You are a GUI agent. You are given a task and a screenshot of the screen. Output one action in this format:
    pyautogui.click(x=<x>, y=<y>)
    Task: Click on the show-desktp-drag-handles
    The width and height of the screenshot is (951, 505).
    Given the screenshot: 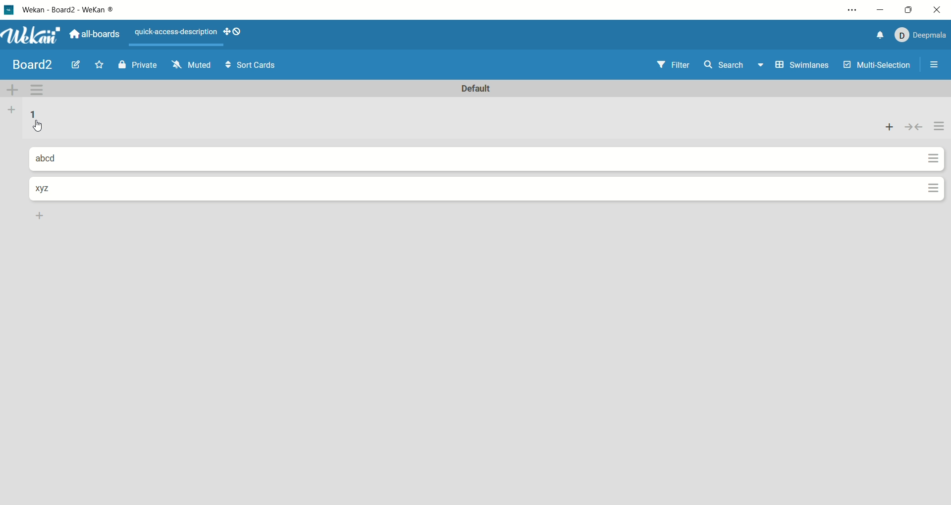 What is the action you would take?
    pyautogui.click(x=224, y=31)
    